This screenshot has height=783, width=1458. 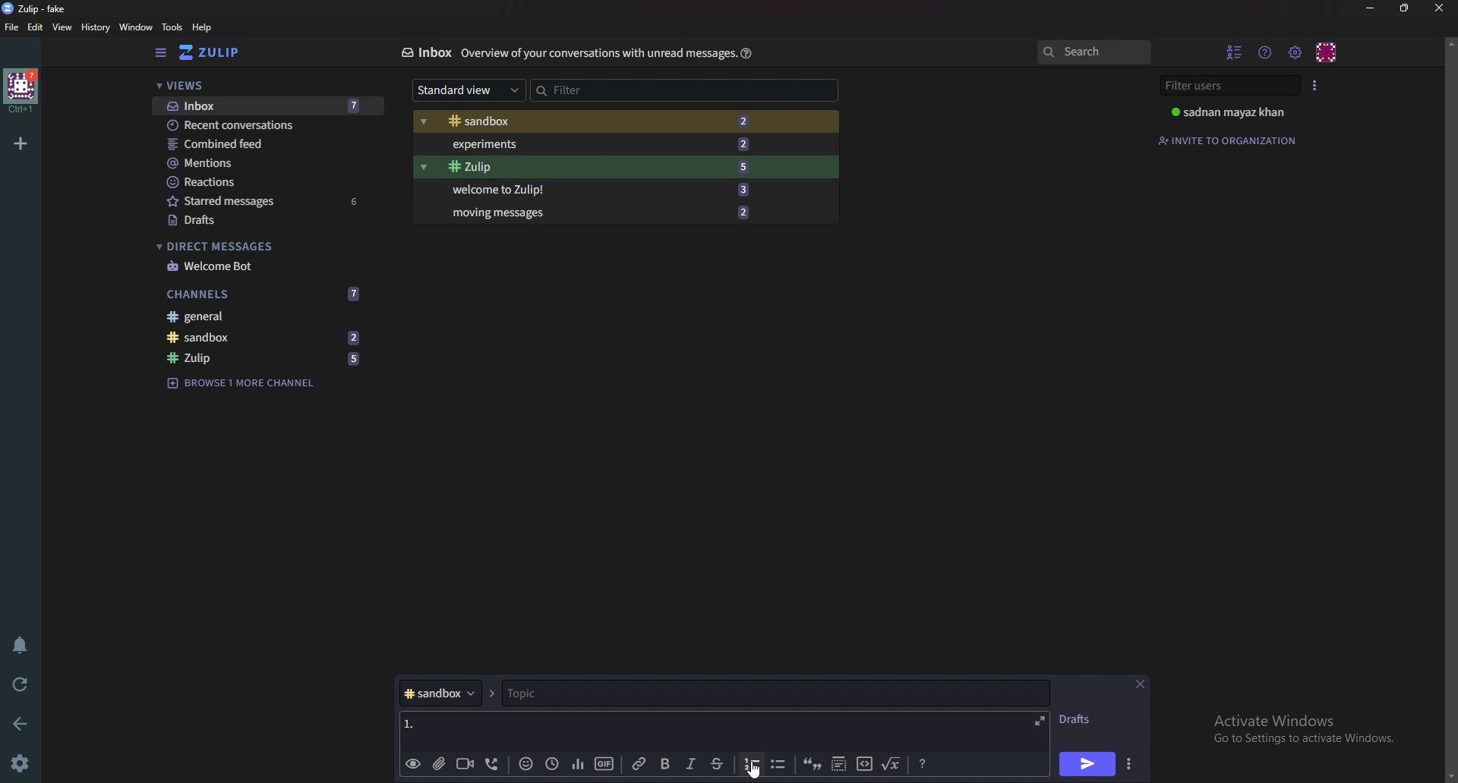 I want to click on Preview, so click(x=413, y=764).